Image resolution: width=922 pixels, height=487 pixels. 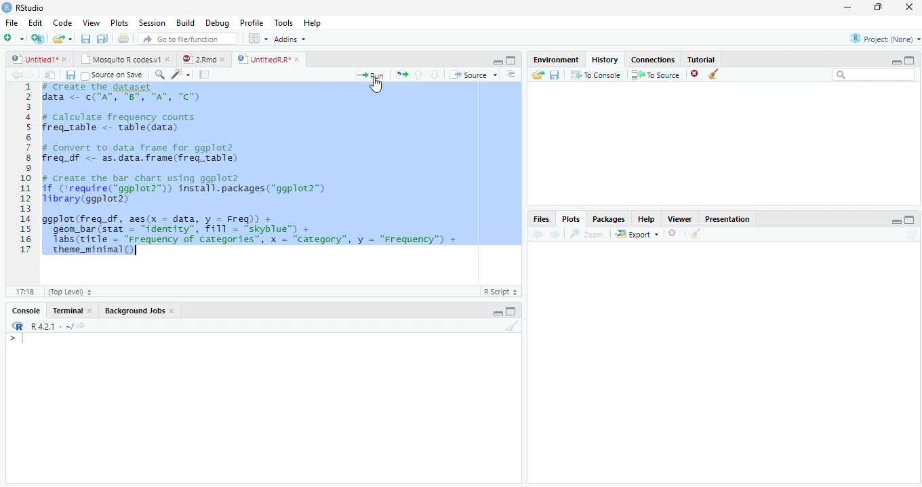 I want to click on Connections, so click(x=652, y=60).